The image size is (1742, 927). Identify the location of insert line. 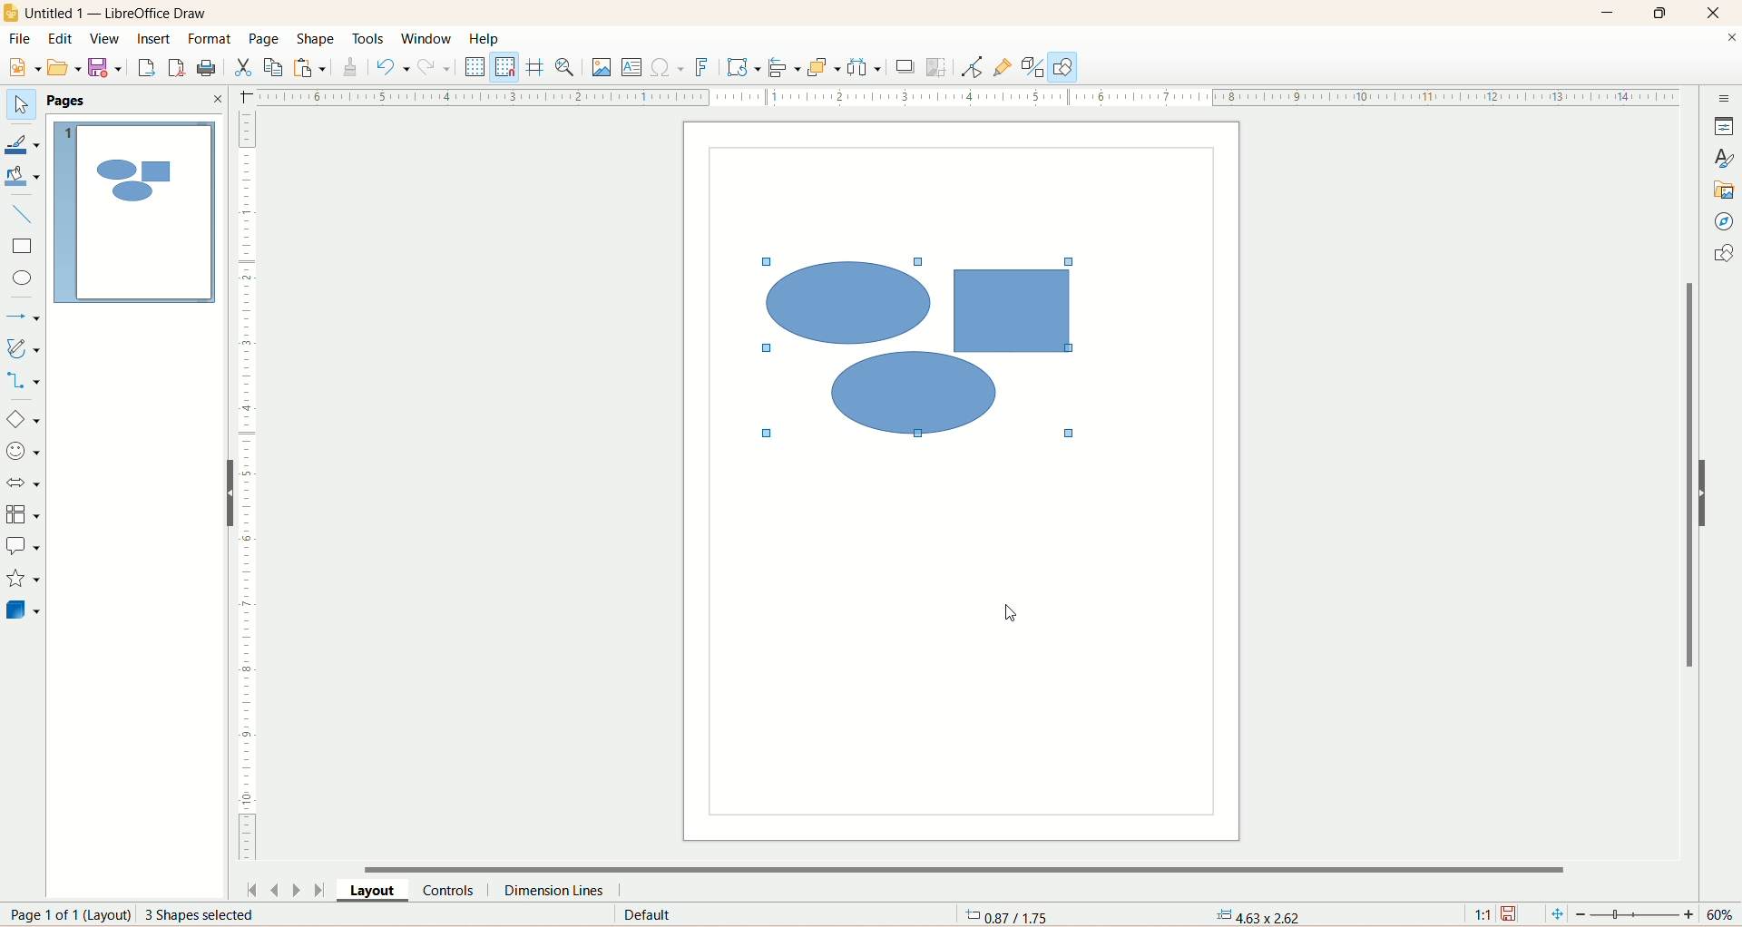
(23, 218).